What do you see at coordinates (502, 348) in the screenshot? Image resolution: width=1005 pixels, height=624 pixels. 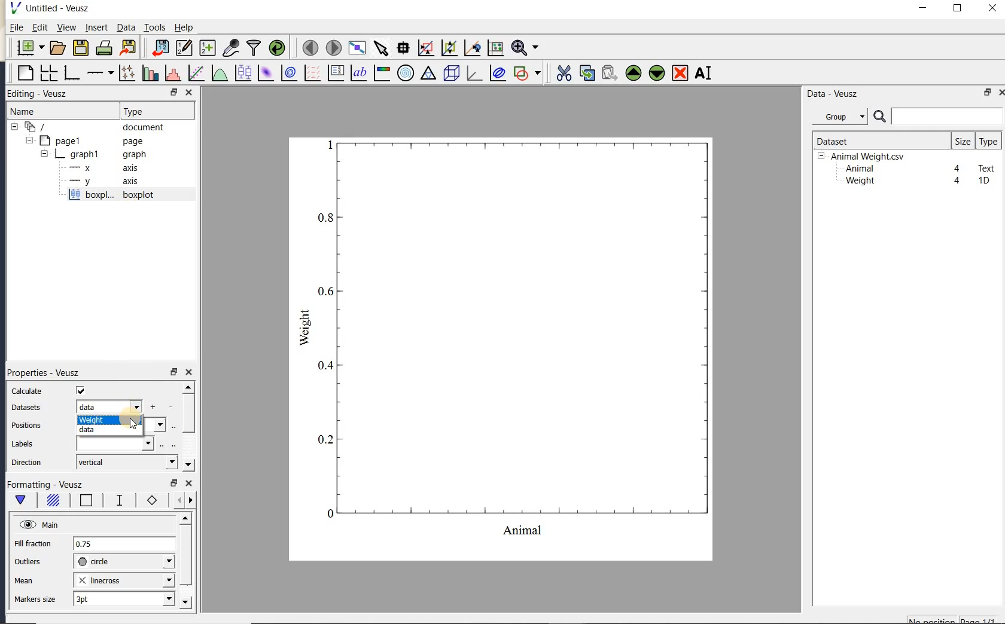 I see `graph` at bounding box center [502, 348].